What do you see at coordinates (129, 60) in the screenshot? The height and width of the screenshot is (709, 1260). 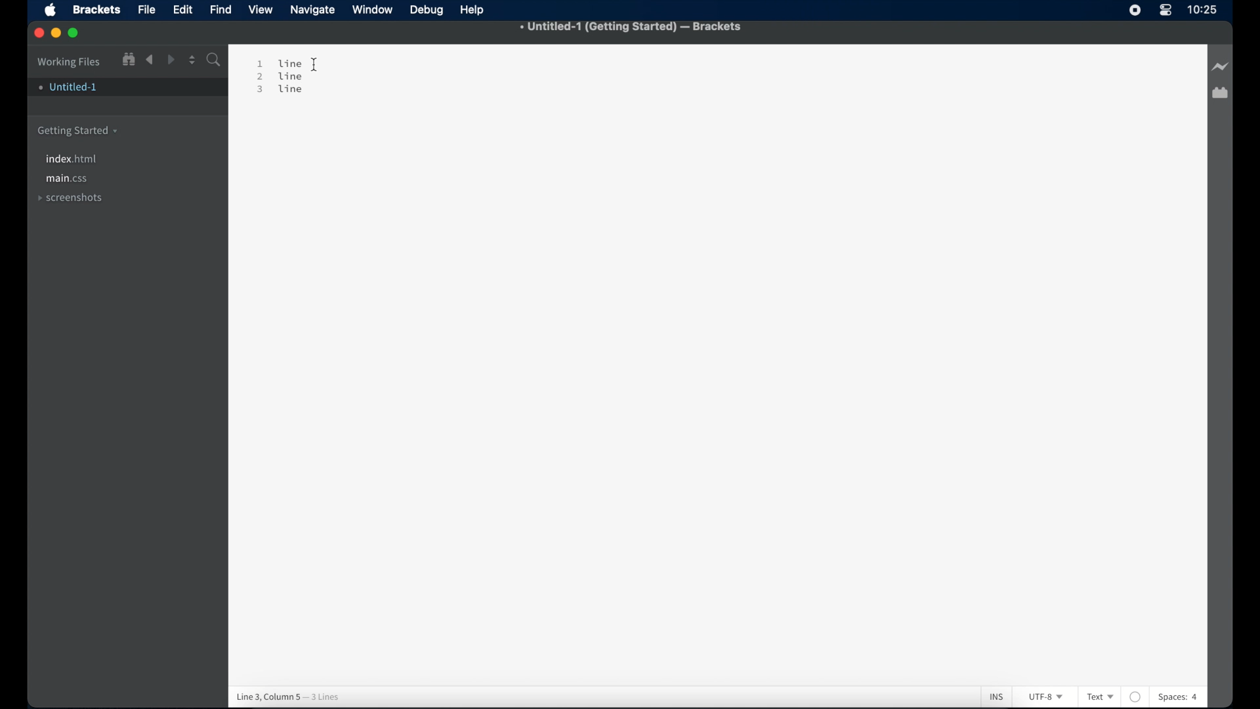 I see `show in file tree` at bounding box center [129, 60].